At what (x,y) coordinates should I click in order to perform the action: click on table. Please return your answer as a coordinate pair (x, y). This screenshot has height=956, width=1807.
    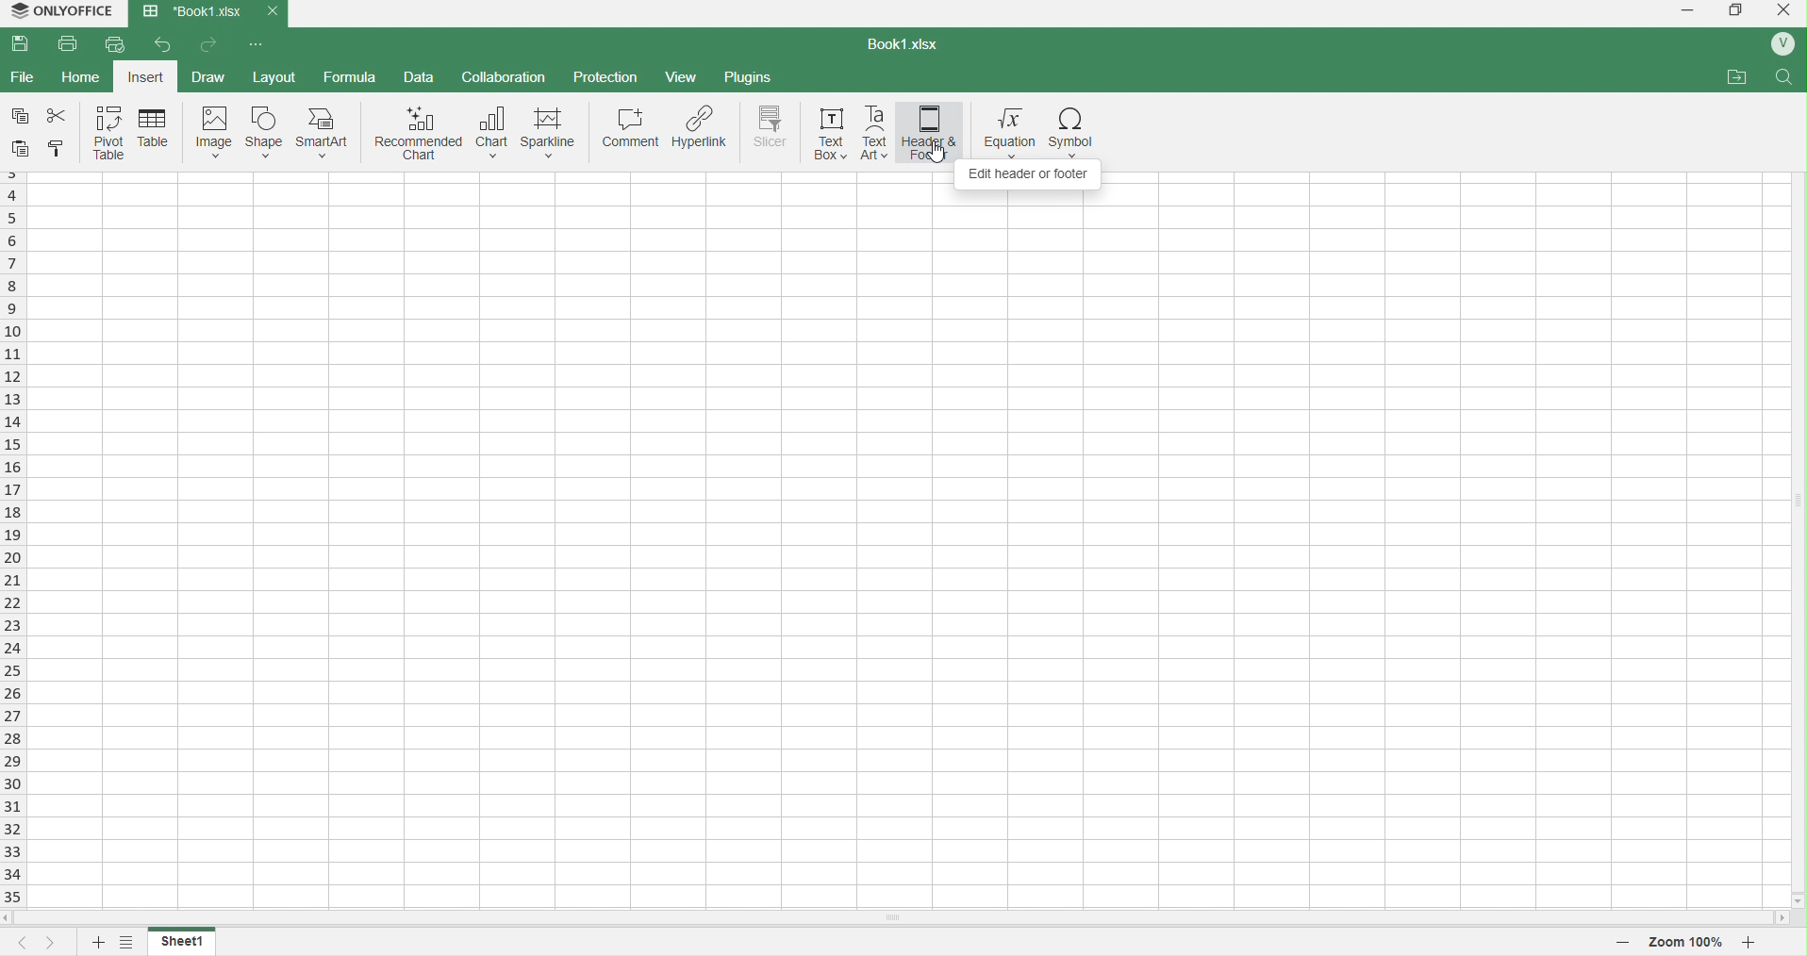
    Looking at the image, I should click on (155, 134).